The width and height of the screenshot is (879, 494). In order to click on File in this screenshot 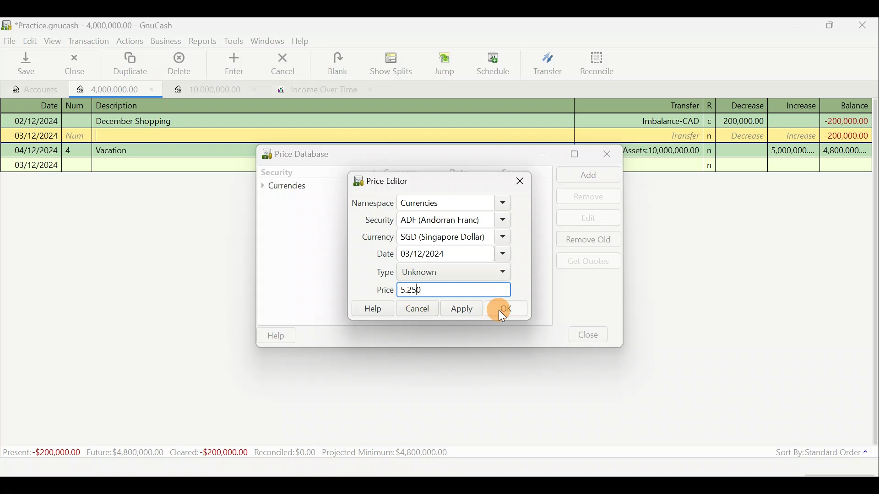, I will do `click(10, 39)`.